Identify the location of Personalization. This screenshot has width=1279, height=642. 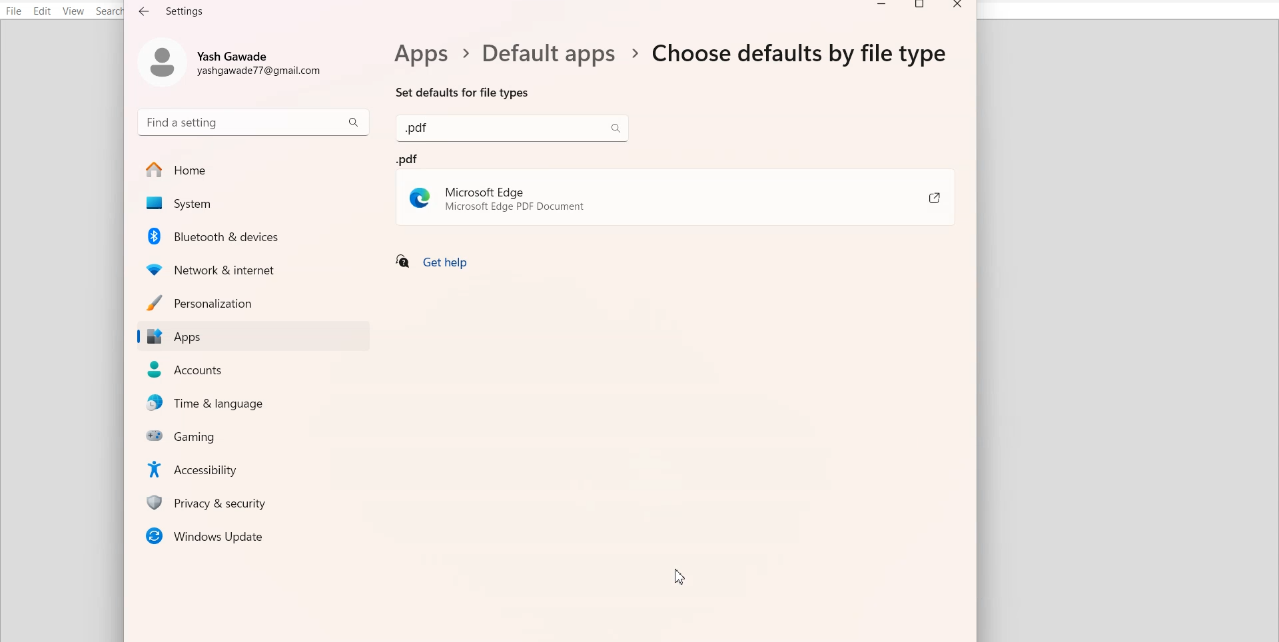
(252, 302).